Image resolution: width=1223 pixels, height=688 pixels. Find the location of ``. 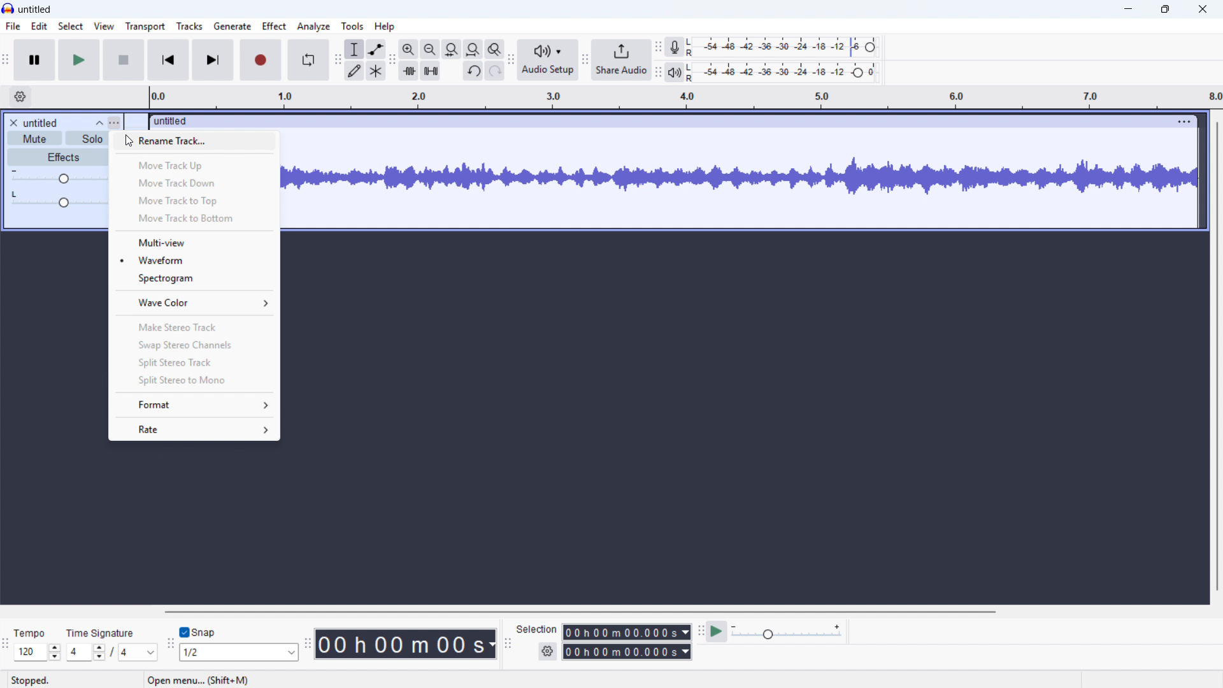

 is located at coordinates (473, 50).